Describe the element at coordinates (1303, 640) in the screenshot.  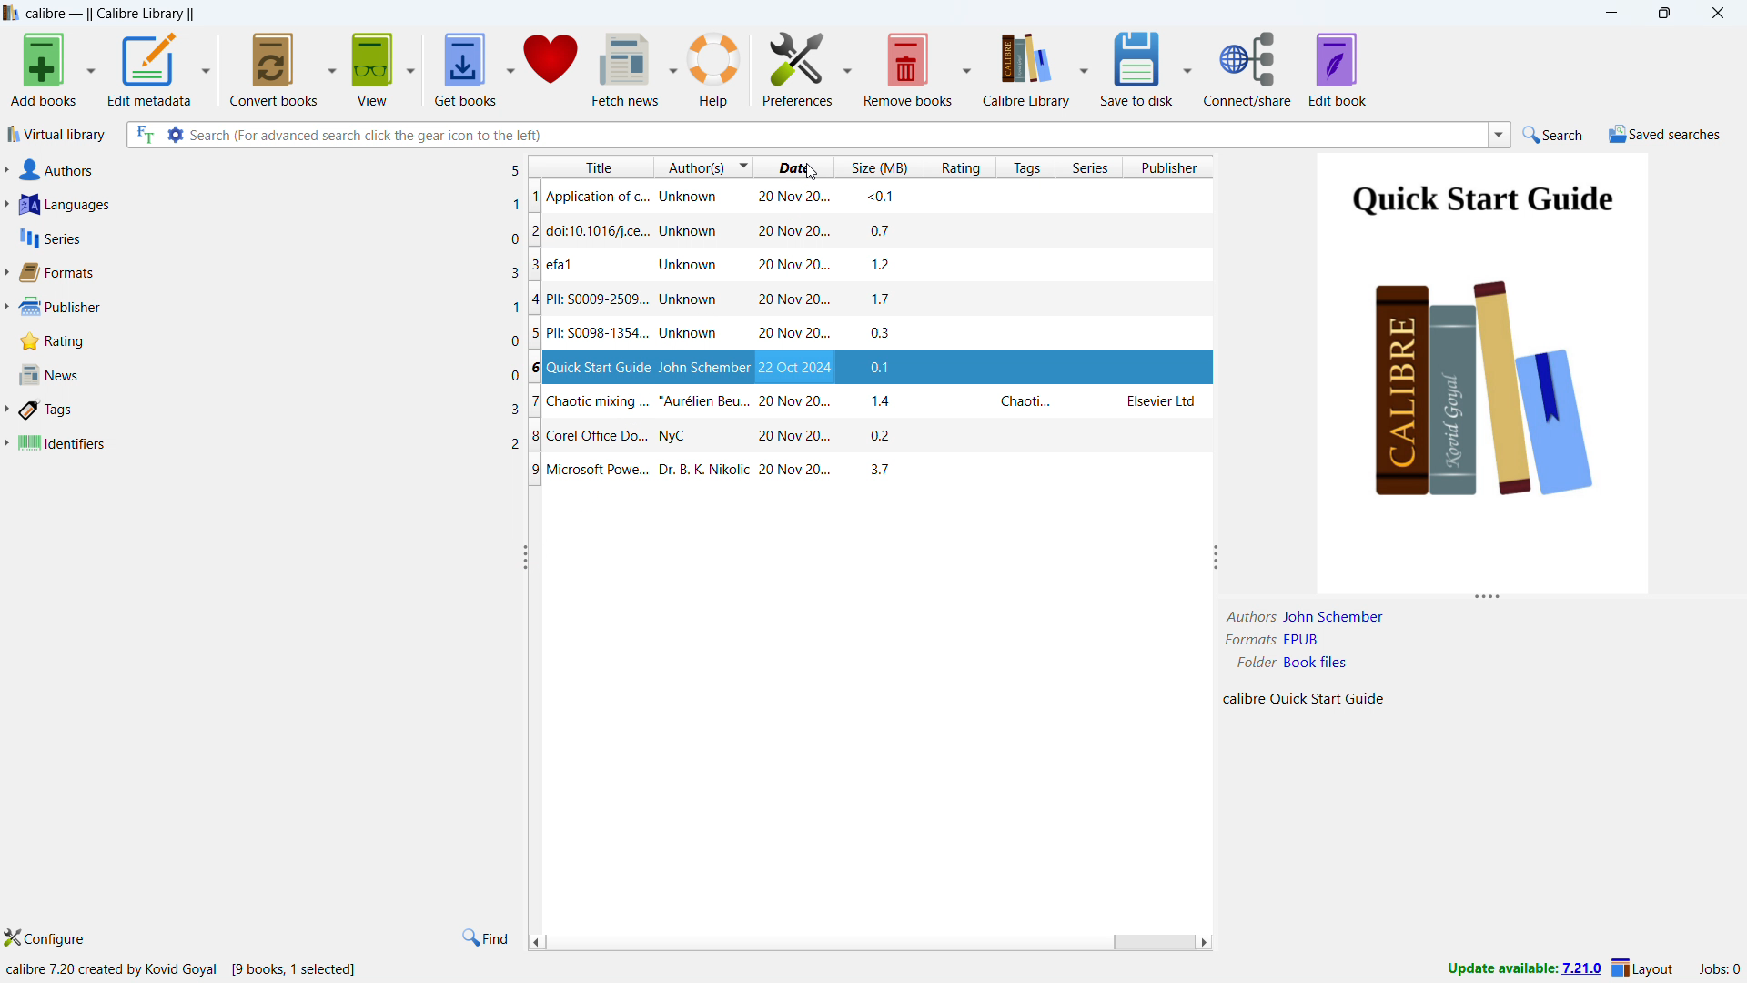
I see `EPUB` at that location.